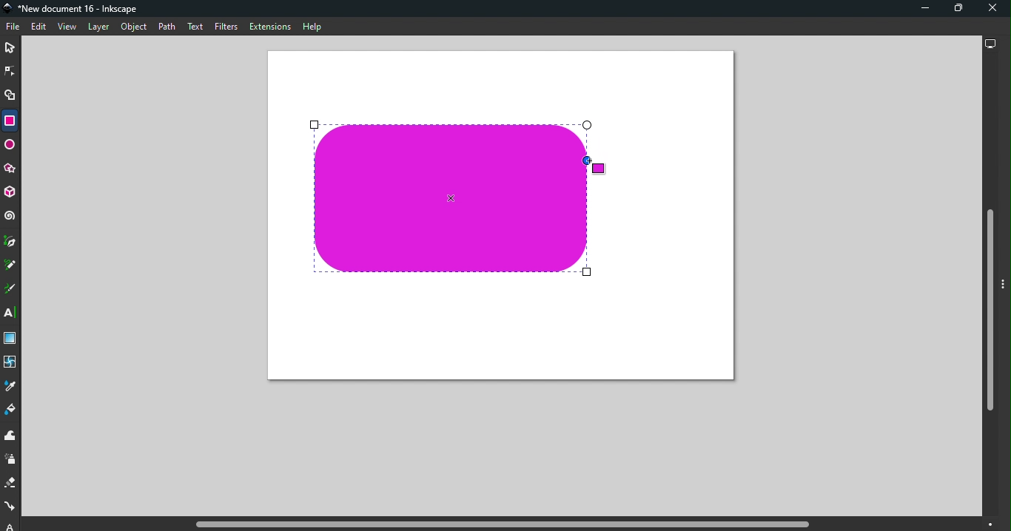  Describe the element at coordinates (9, 121) in the screenshot. I see `Rectangle tool` at that location.